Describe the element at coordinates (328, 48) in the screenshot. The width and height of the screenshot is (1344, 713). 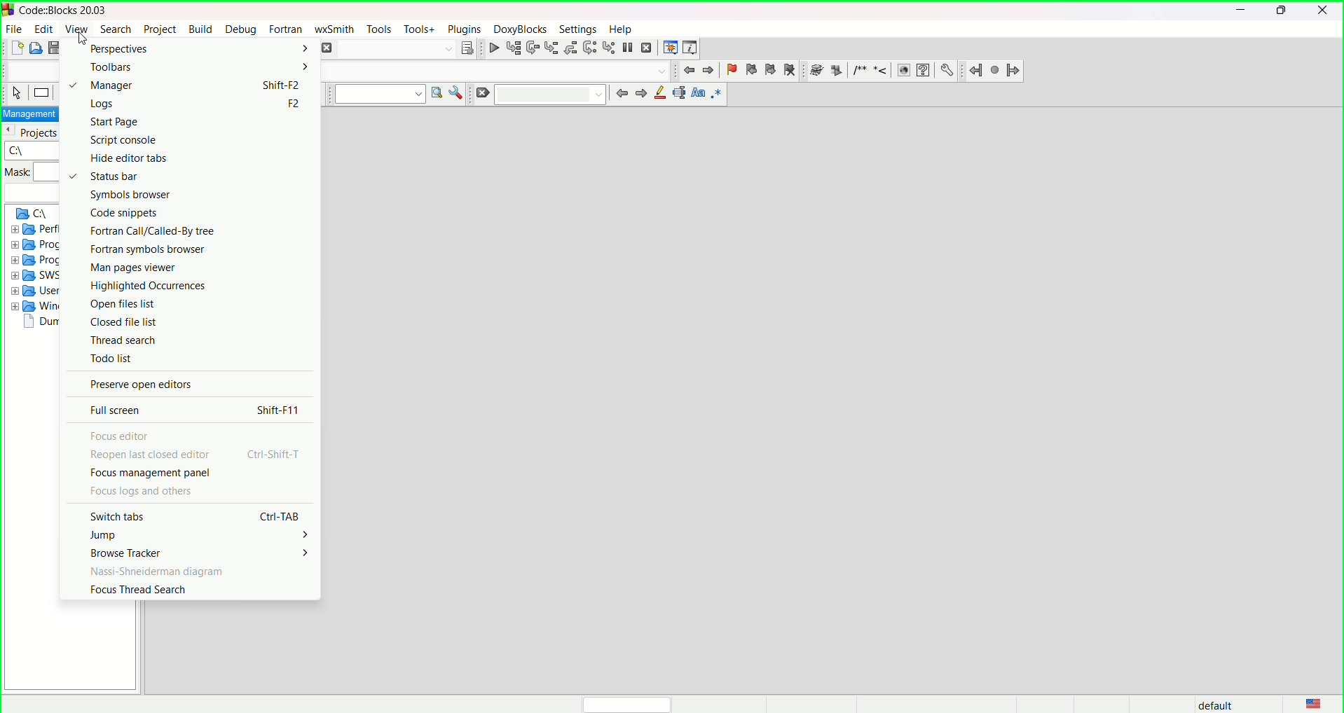
I see `abort` at that location.